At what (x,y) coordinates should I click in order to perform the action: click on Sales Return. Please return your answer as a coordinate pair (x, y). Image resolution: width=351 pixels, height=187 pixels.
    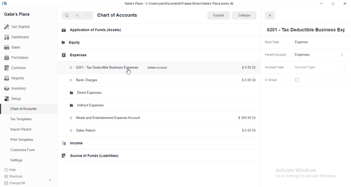
    Looking at the image, I should click on (83, 130).